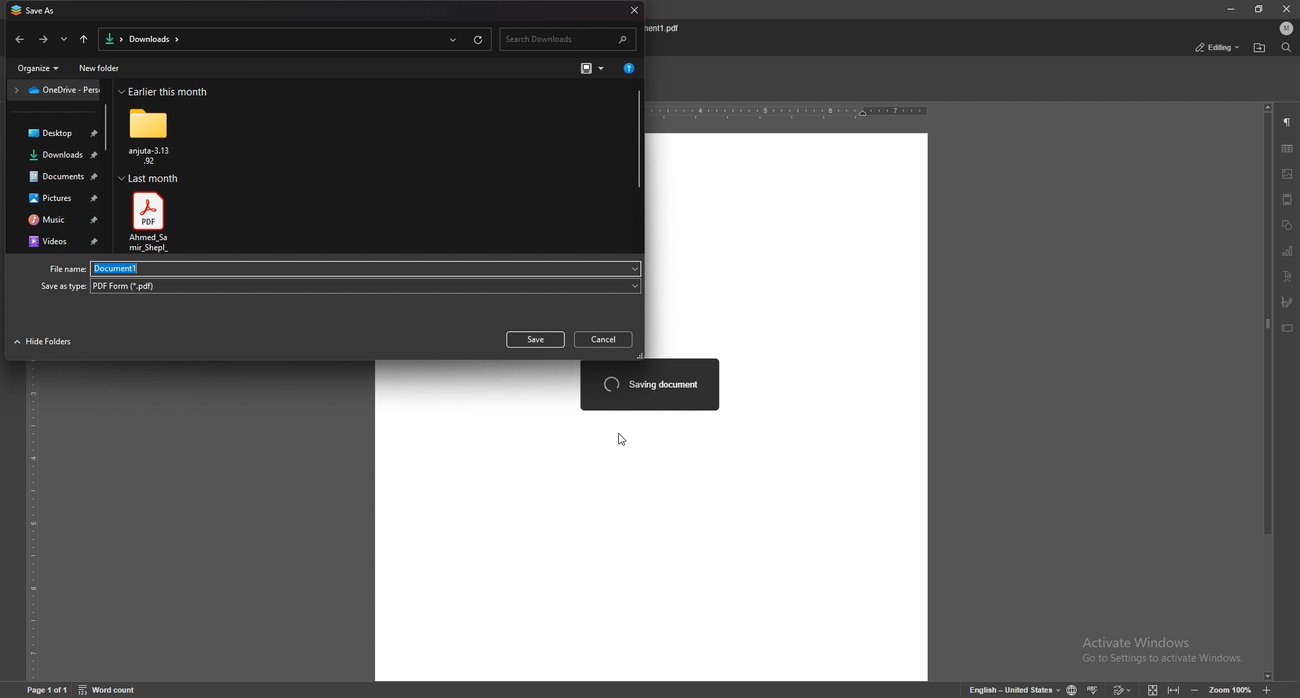 Image resolution: width=1300 pixels, height=698 pixels. I want to click on scroll bar, so click(638, 139).